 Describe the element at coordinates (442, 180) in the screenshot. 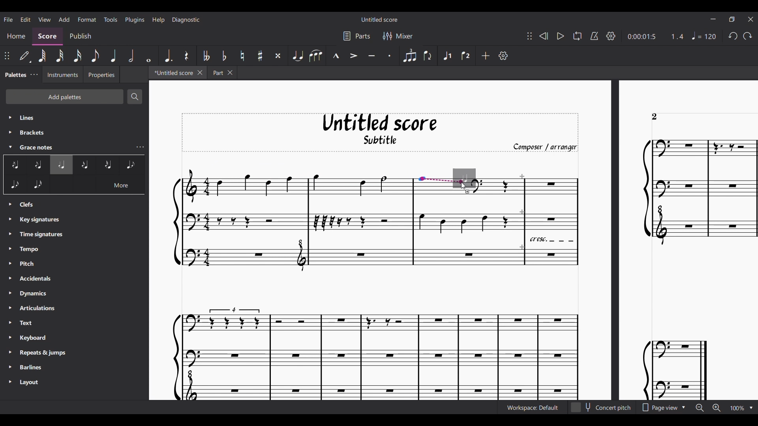

I see `Indicates note the grace note is going to get attached to` at that location.